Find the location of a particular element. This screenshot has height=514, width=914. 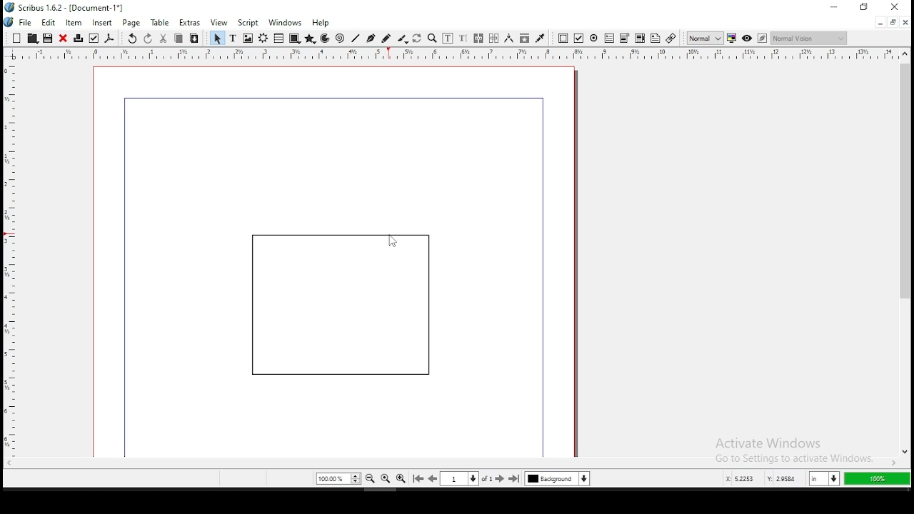

normal vision is located at coordinates (809, 38).